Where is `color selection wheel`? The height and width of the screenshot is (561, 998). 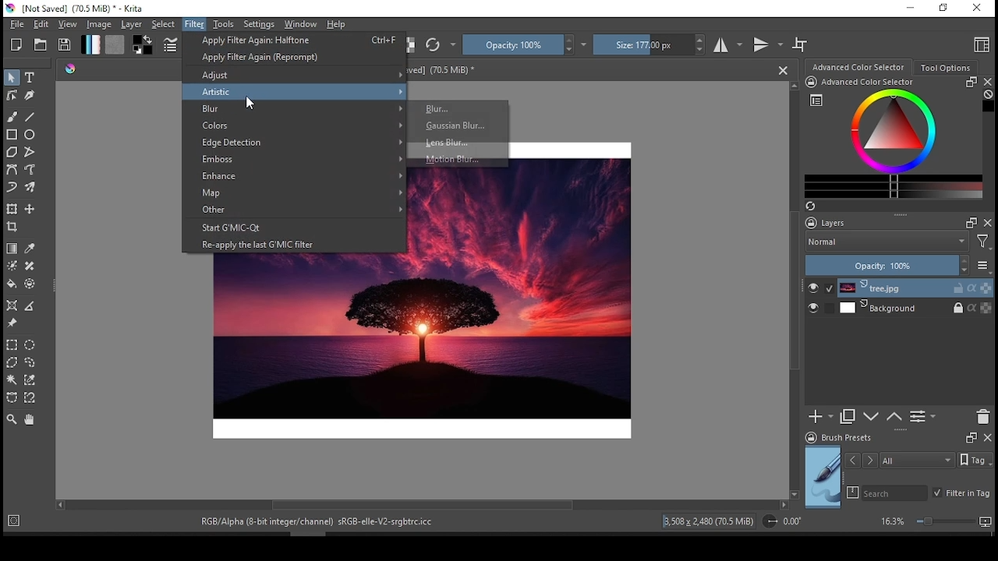 color selection wheel is located at coordinates (859, 66).